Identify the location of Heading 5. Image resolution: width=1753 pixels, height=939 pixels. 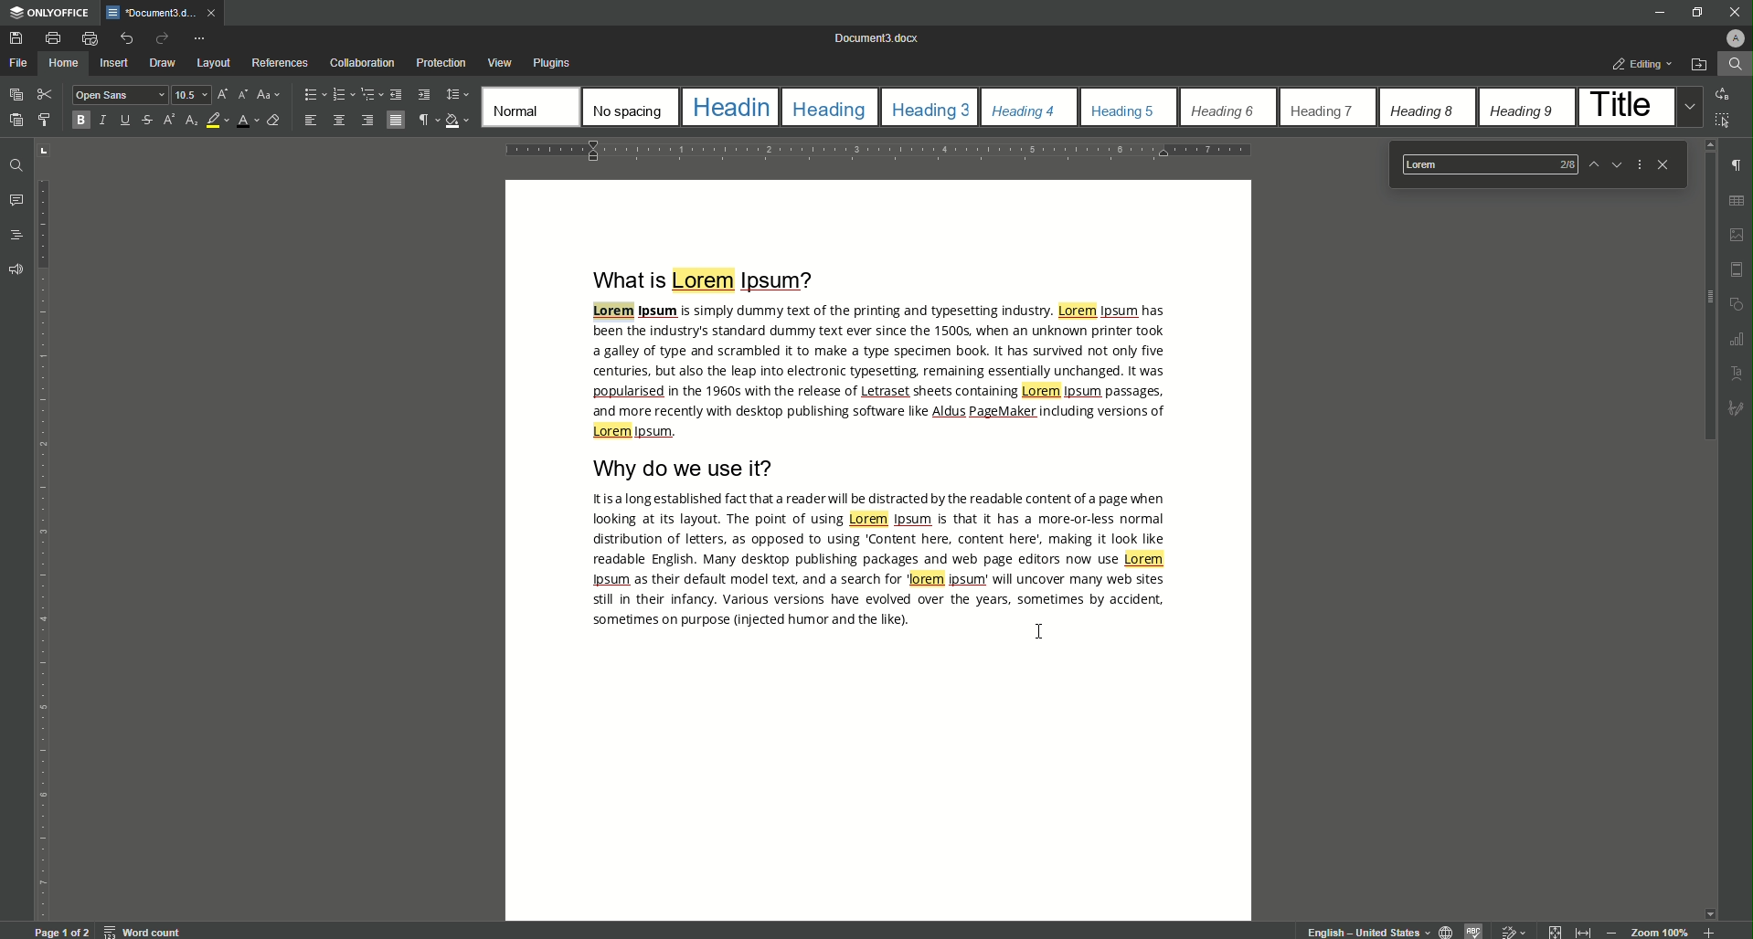
(1125, 111).